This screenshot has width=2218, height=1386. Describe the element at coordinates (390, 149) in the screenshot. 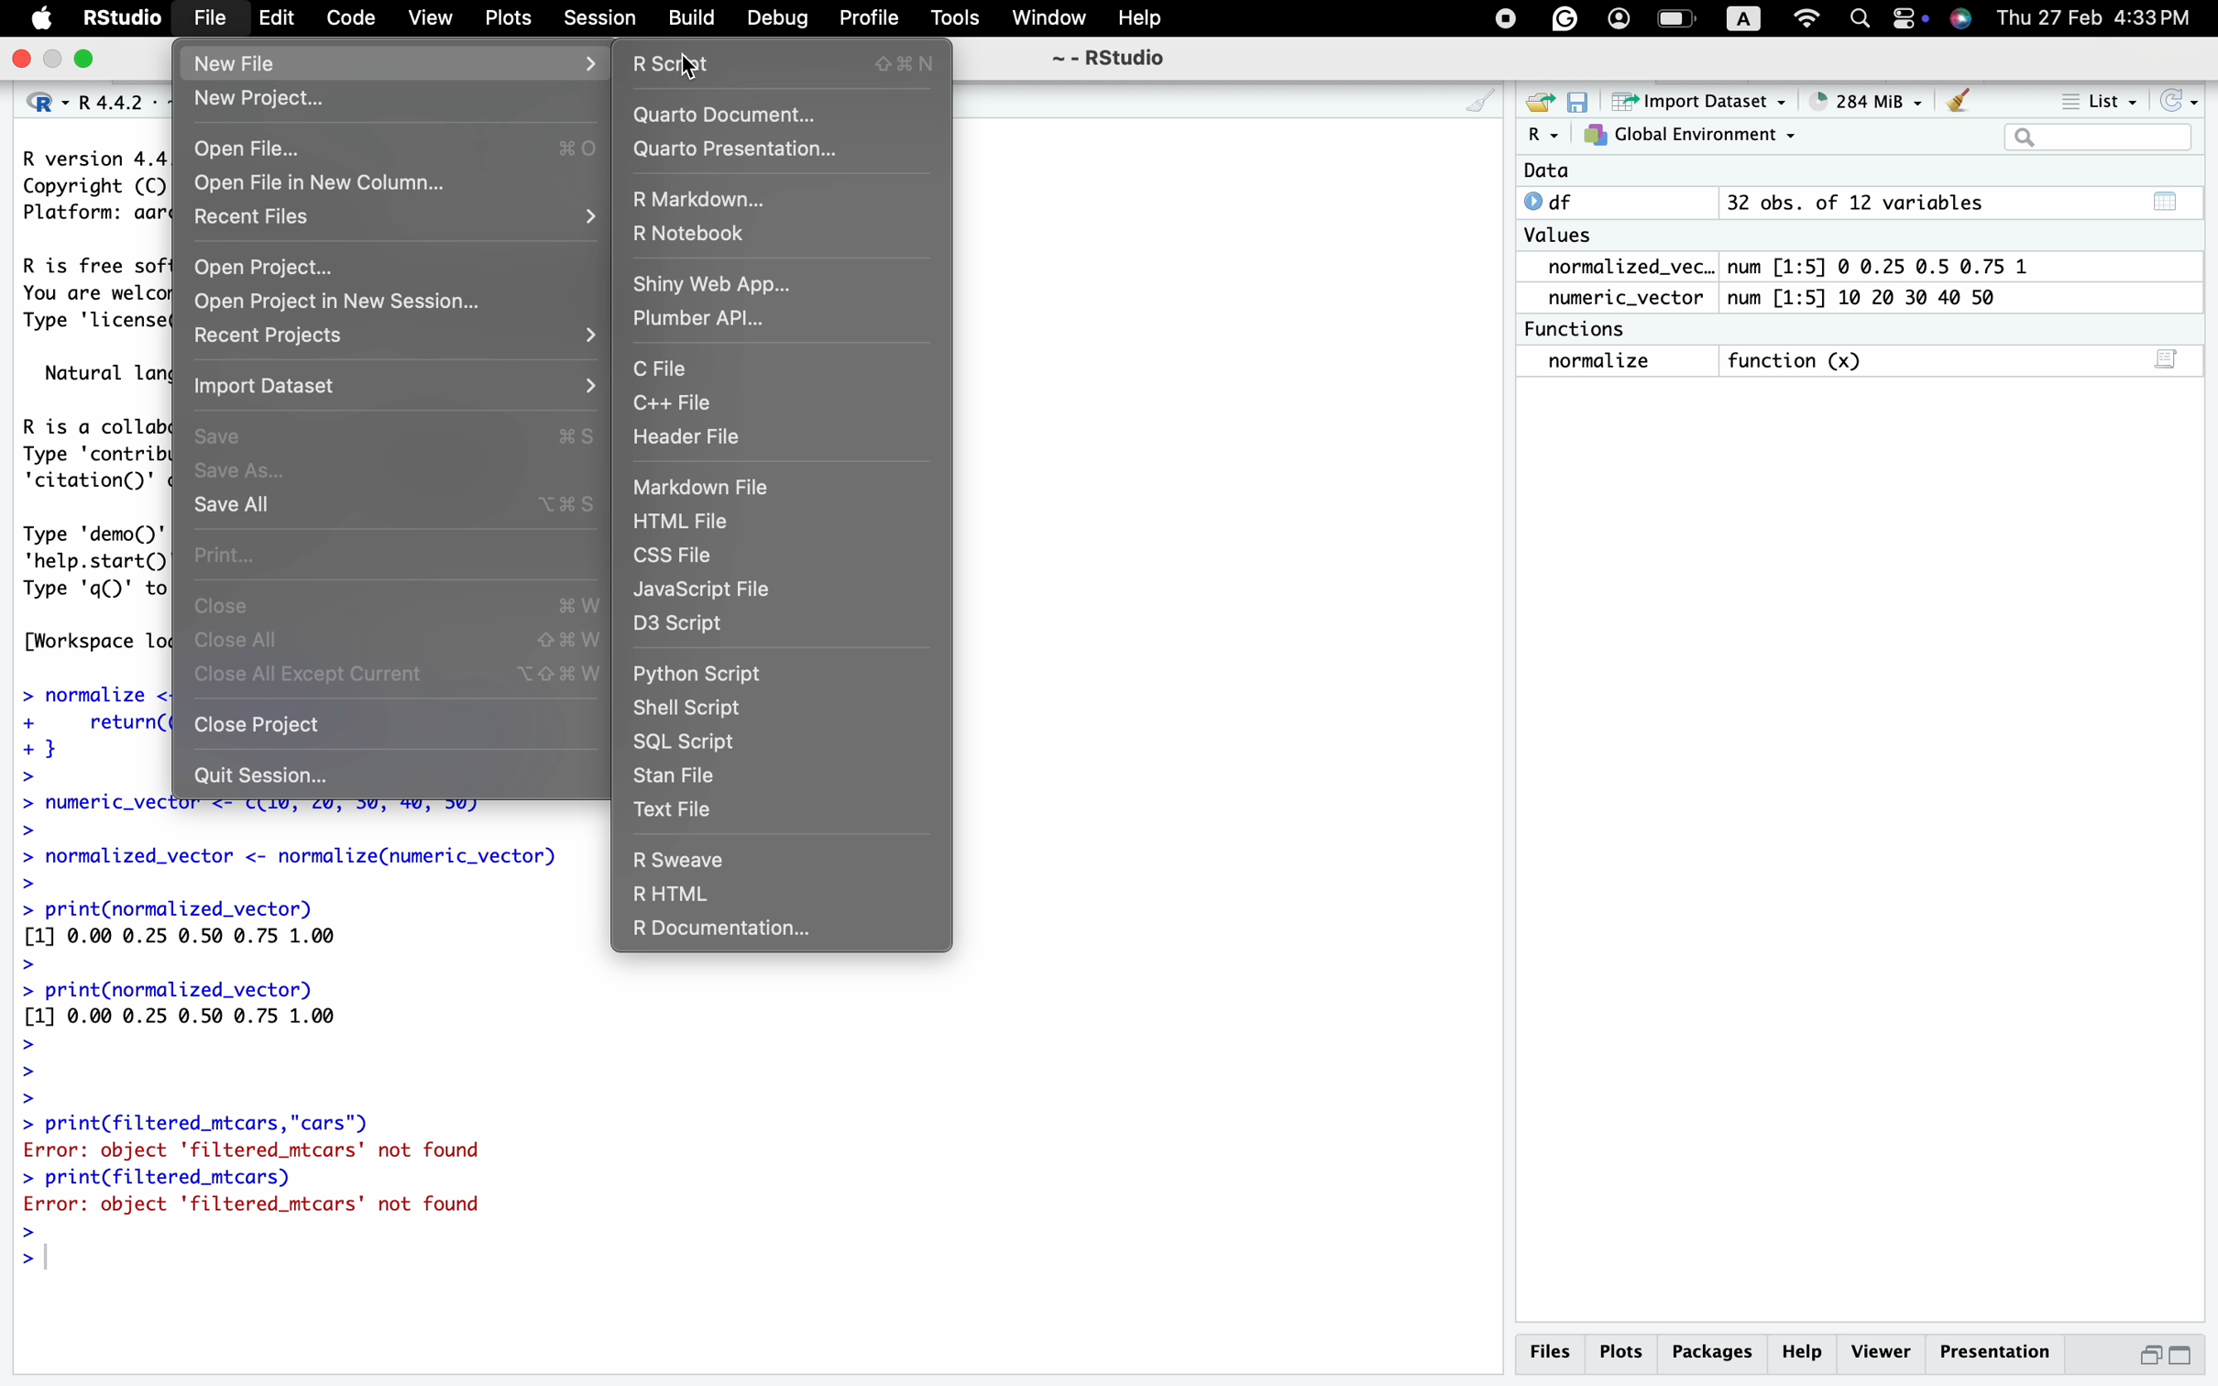

I see `OPen File...` at that location.